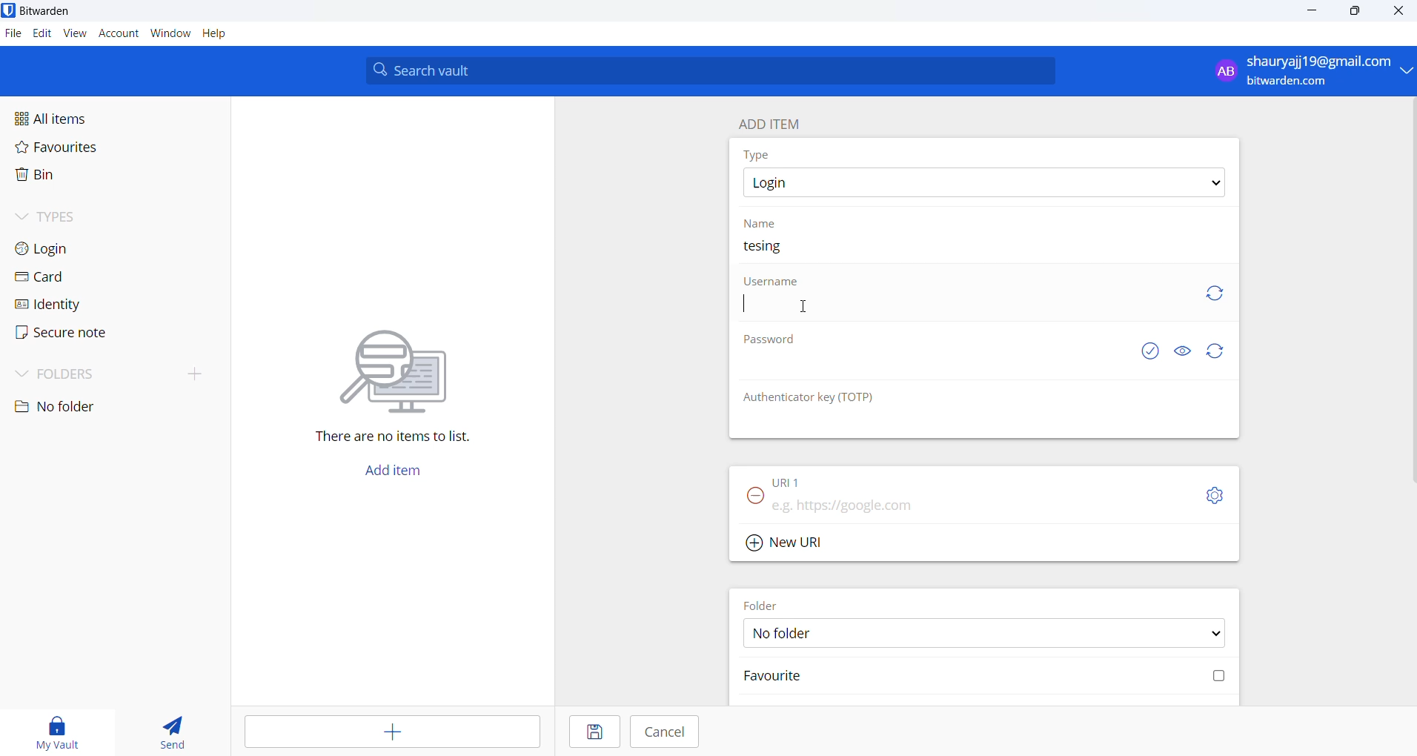  I want to click on URL1, so click(800, 479).